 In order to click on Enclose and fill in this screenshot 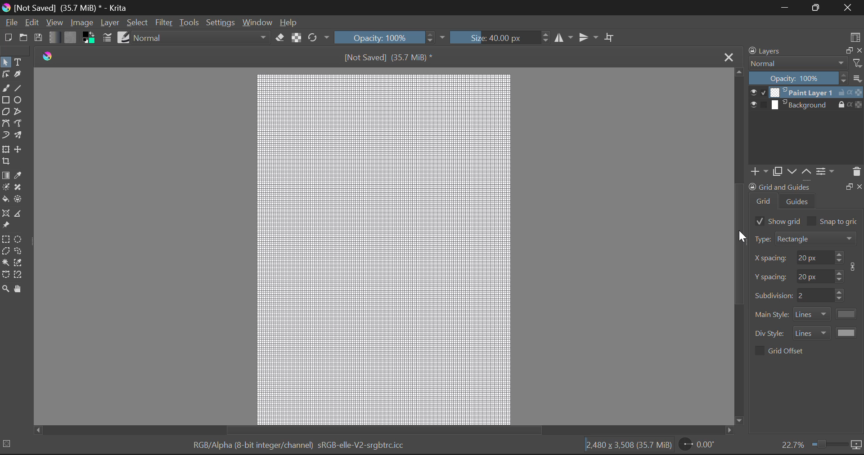, I will do `click(19, 200)`.